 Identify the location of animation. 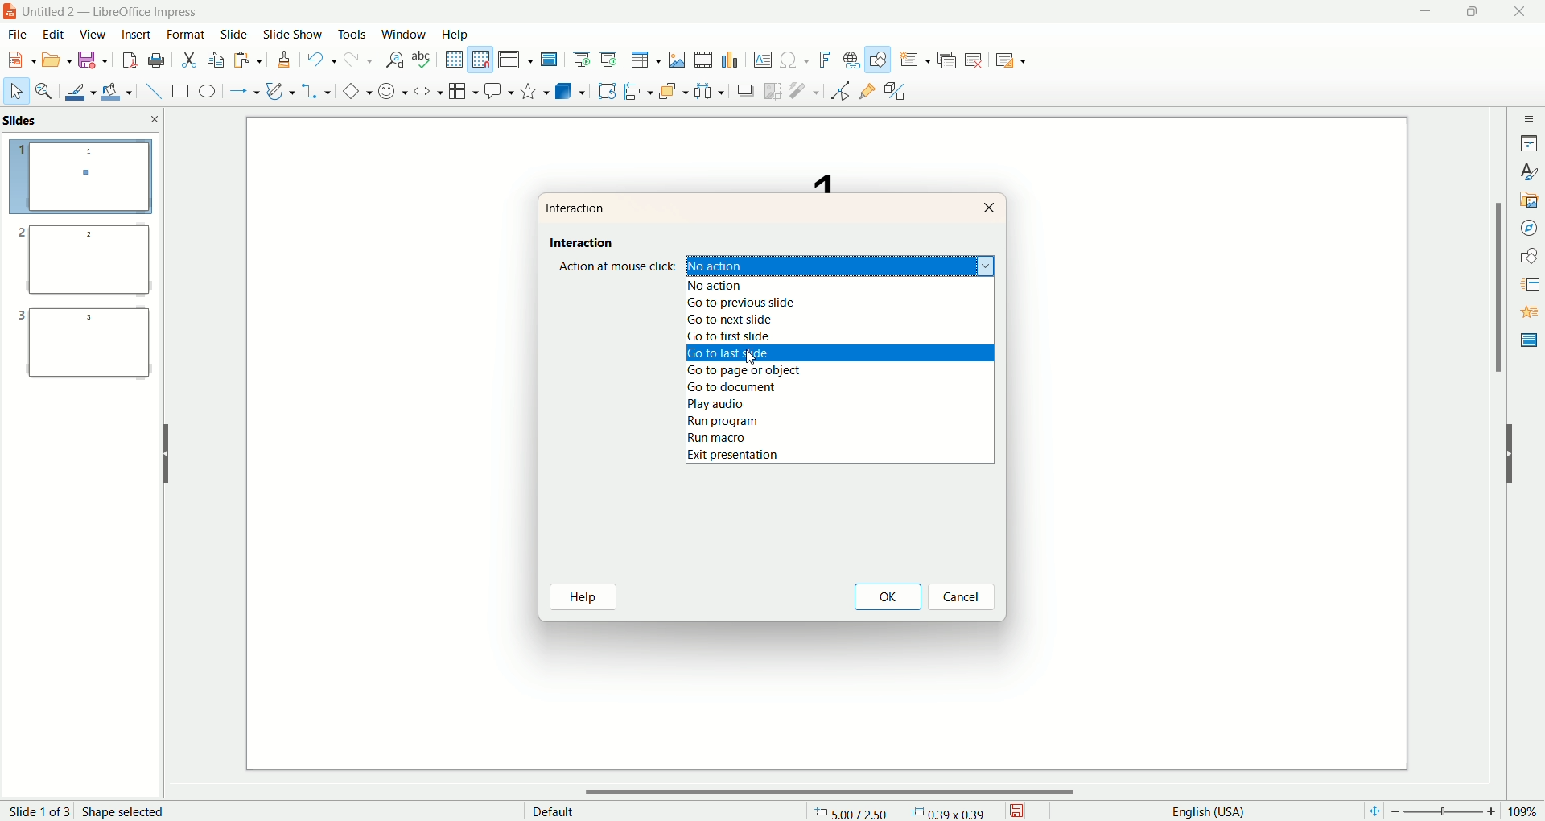
(1527, 312).